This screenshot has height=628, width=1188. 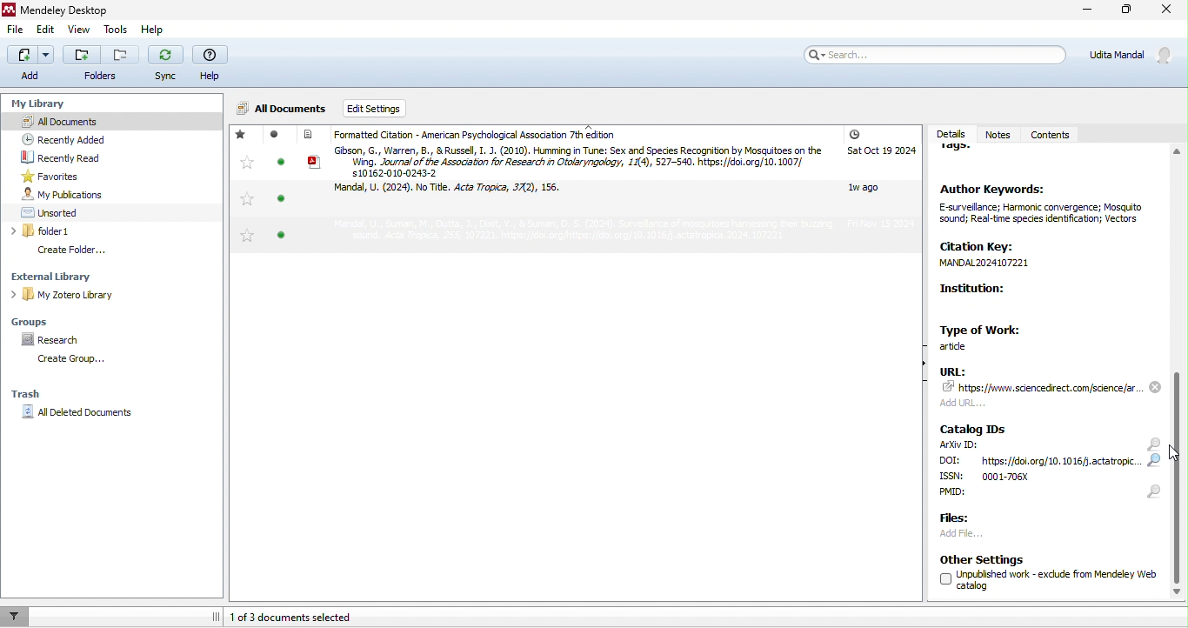 What do you see at coordinates (1010, 477) in the screenshot?
I see `ISSN` at bounding box center [1010, 477].